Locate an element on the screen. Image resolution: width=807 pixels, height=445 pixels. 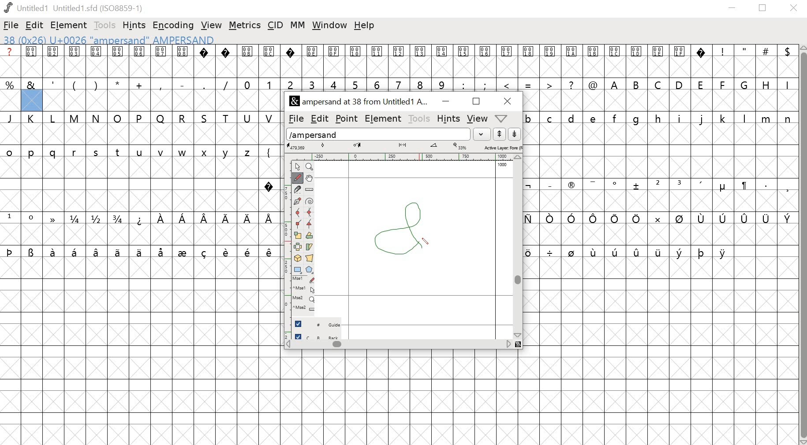
? is located at coordinates (269, 185).